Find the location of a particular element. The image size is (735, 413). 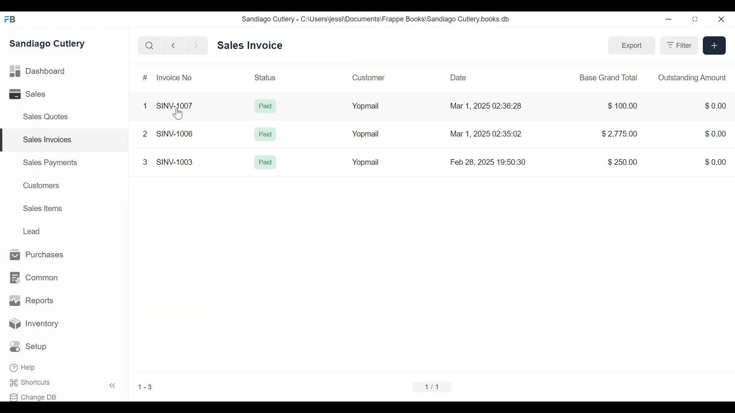

Cursor is located at coordinates (178, 114).